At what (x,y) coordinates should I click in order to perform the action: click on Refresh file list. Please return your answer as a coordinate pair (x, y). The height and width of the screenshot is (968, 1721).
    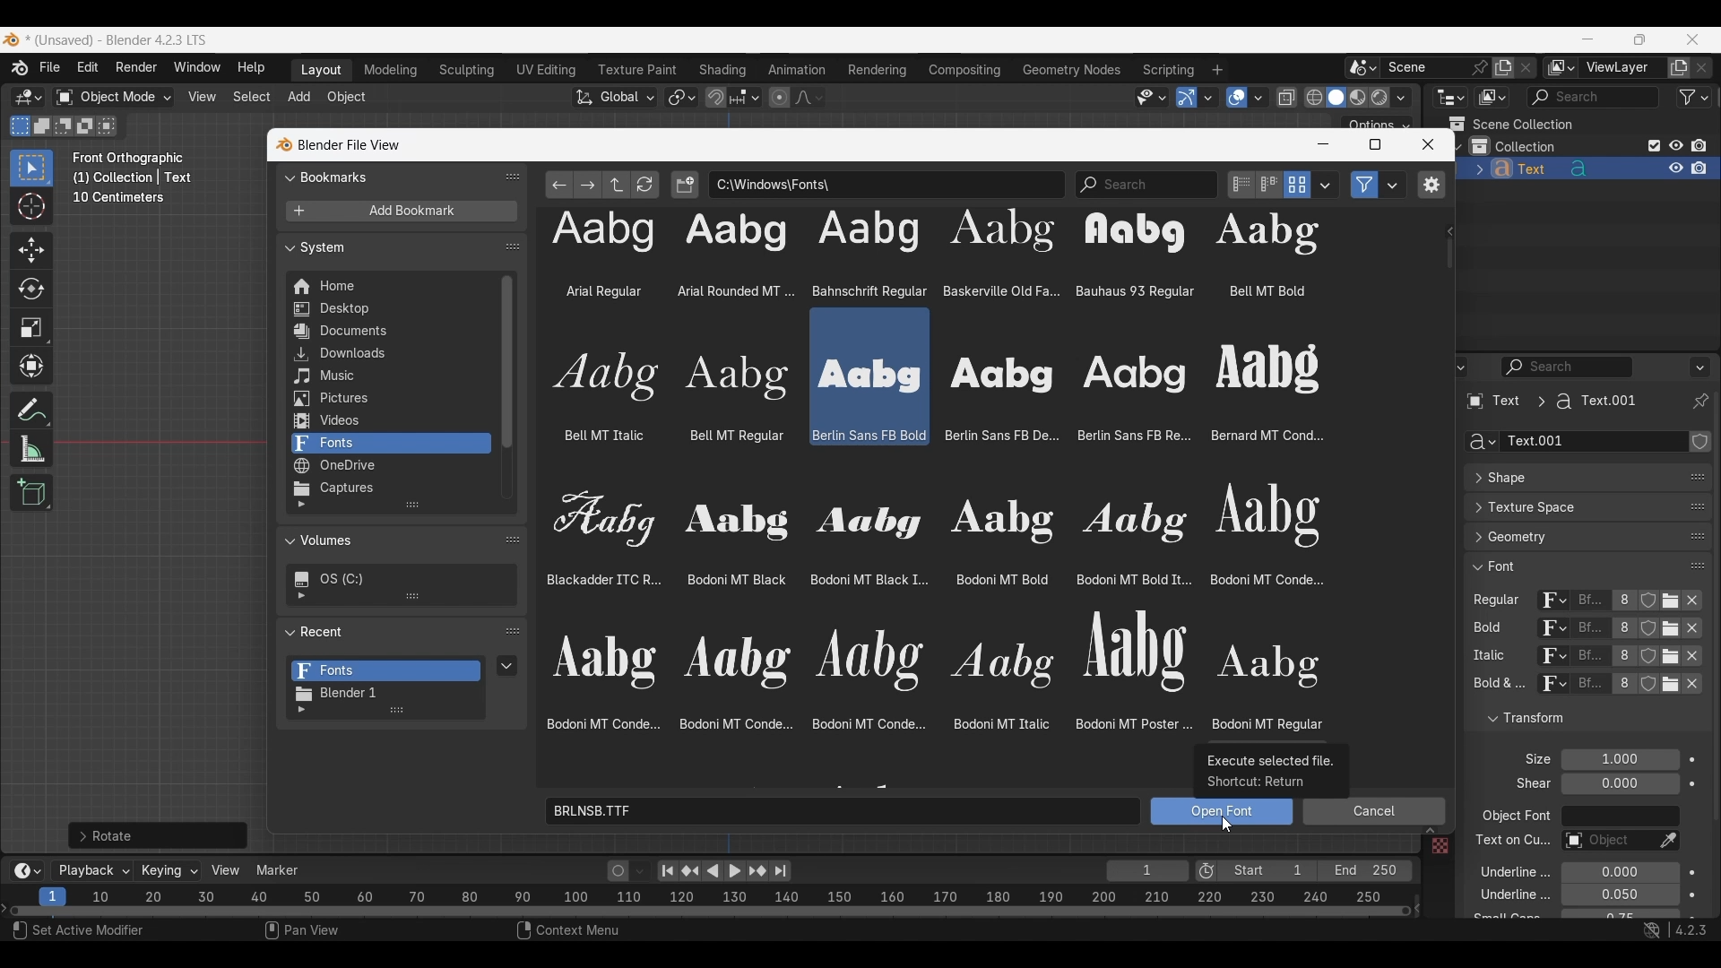
    Looking at the image, I should click on (645, 185).